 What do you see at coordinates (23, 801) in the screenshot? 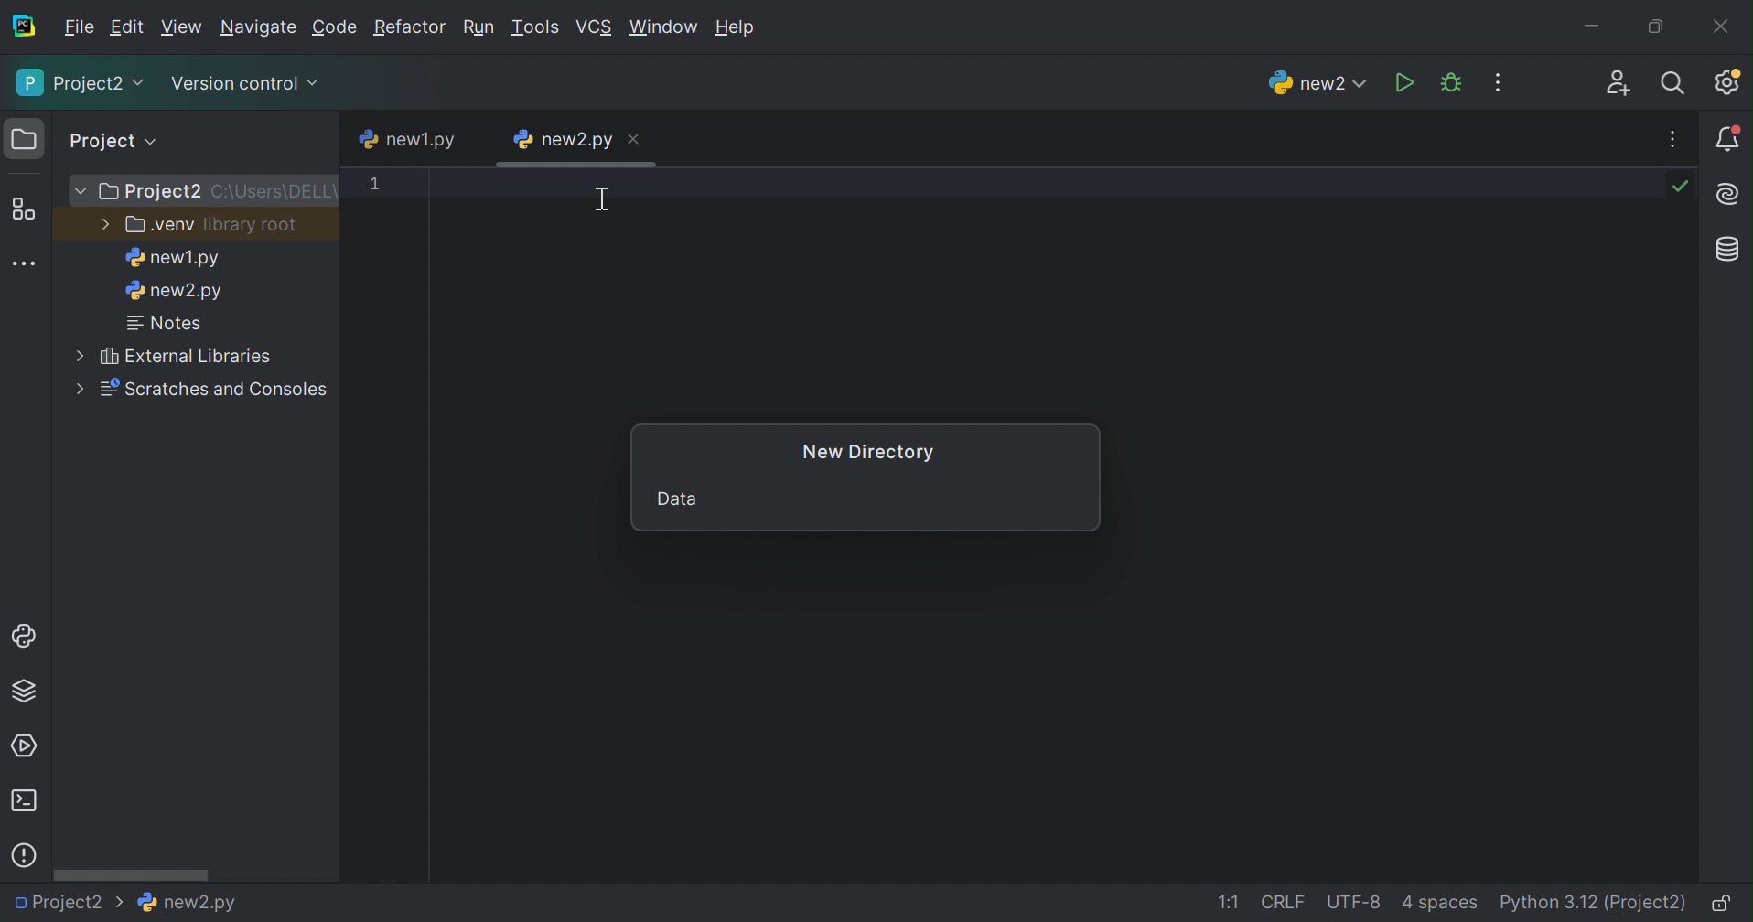
I see `Terminal` at bounding box center [23, 801].